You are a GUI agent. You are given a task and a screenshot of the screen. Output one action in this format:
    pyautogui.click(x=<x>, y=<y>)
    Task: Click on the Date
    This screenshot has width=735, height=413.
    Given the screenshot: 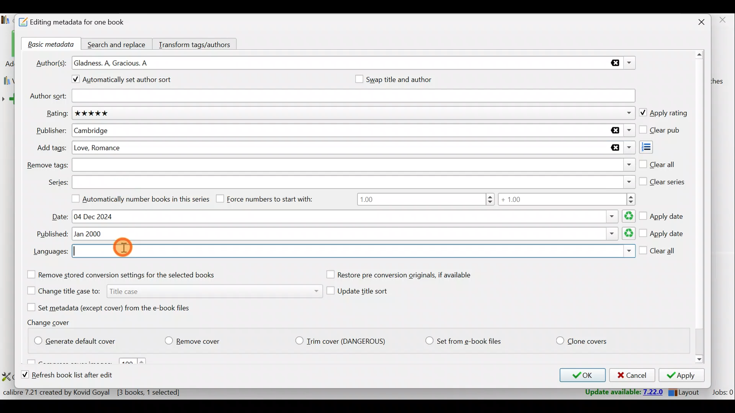 What is the action you would take?
    pyautogui.click(x=352, y=216)
    